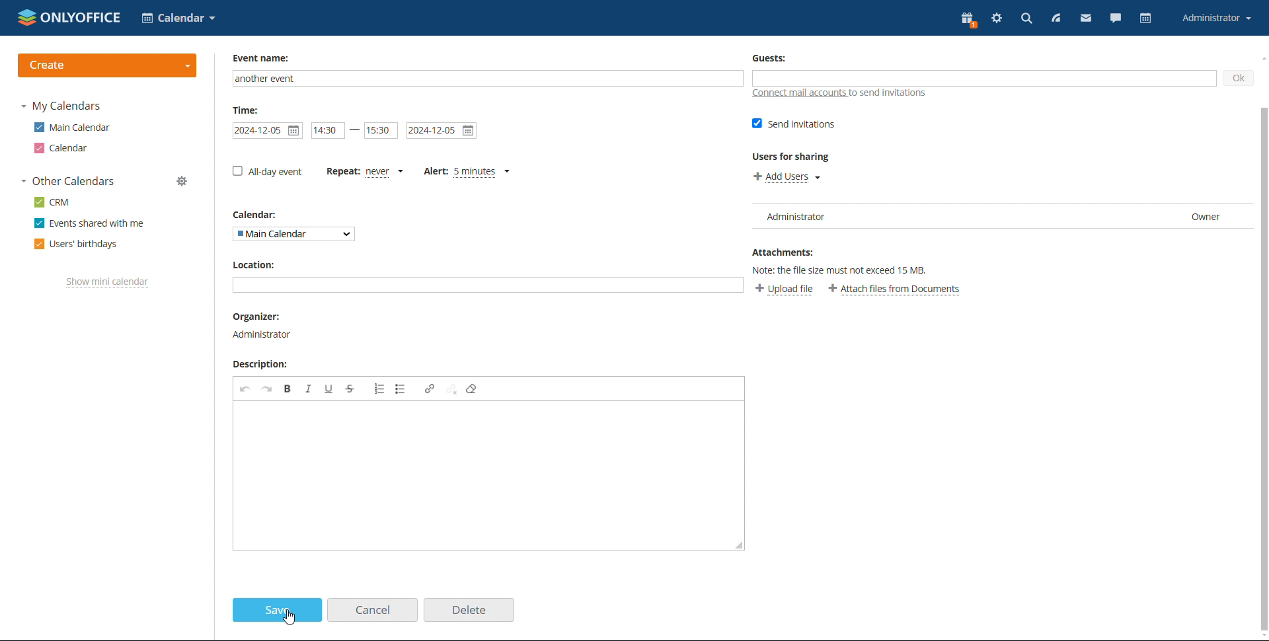 The height and width of the screenshot is (641, 1269). What do you see at coordinates (490, 79) in the screenshot?
I see `add event name` at bounding box center [490, 79].